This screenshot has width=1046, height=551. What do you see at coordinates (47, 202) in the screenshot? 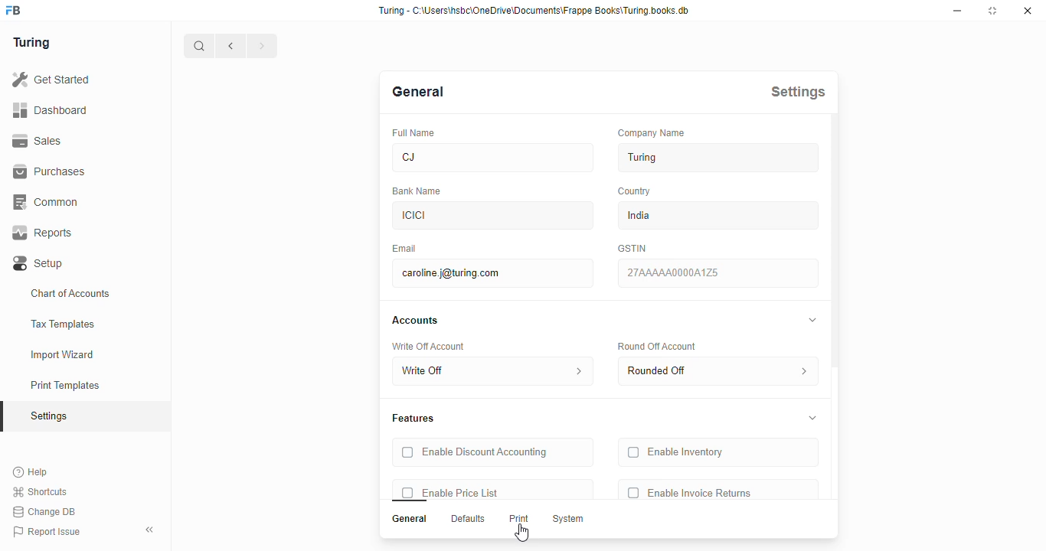
I see `common` at bounding box center [47, 202].